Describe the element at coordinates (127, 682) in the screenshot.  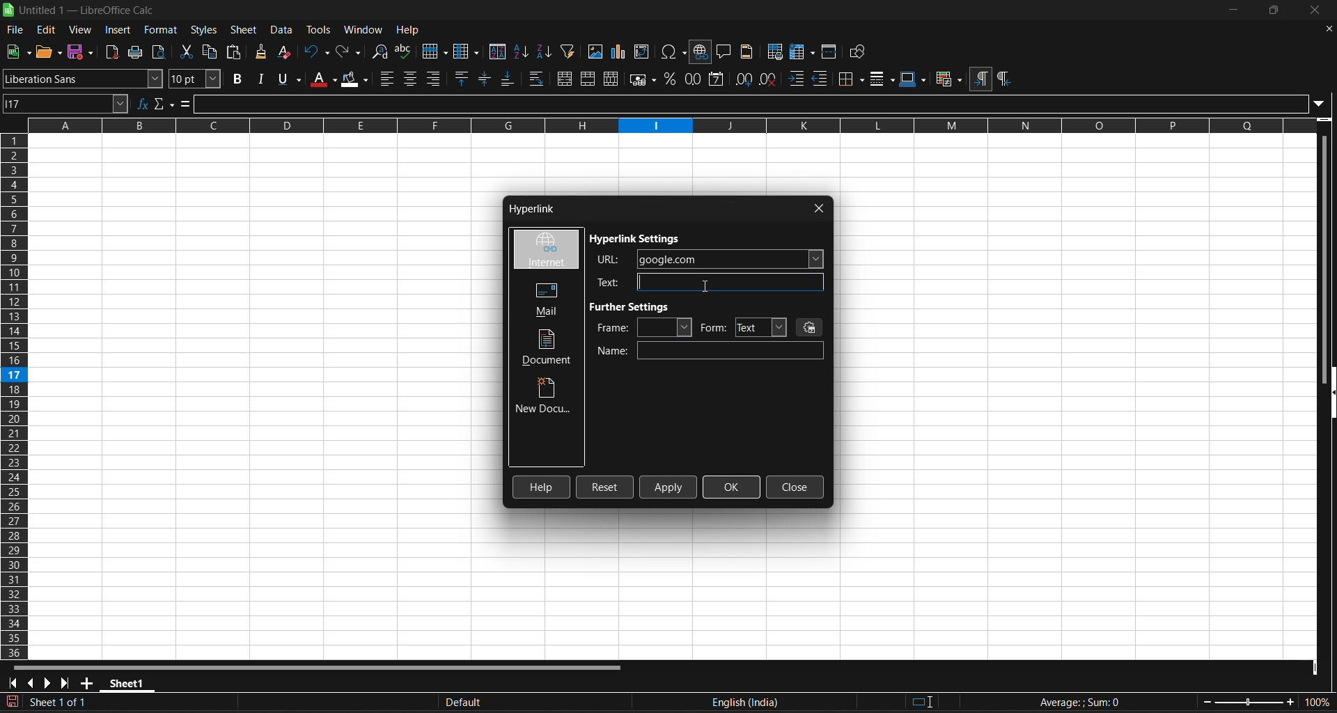
I see `sheet 1` at that location.